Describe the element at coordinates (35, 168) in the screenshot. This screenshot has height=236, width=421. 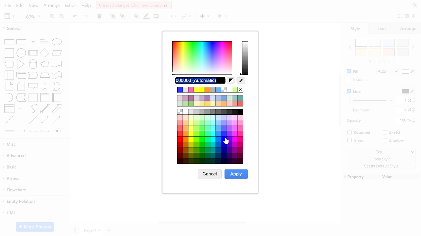
I see `basic` at that location.